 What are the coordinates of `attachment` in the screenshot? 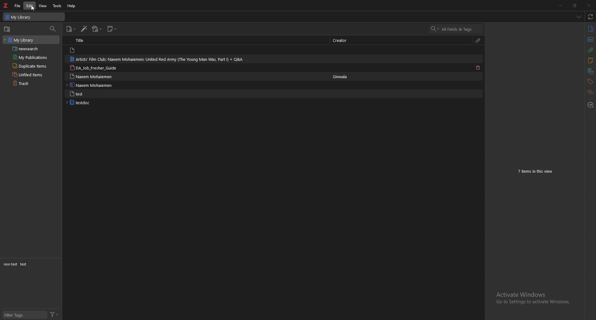 It's located at (478, 40).